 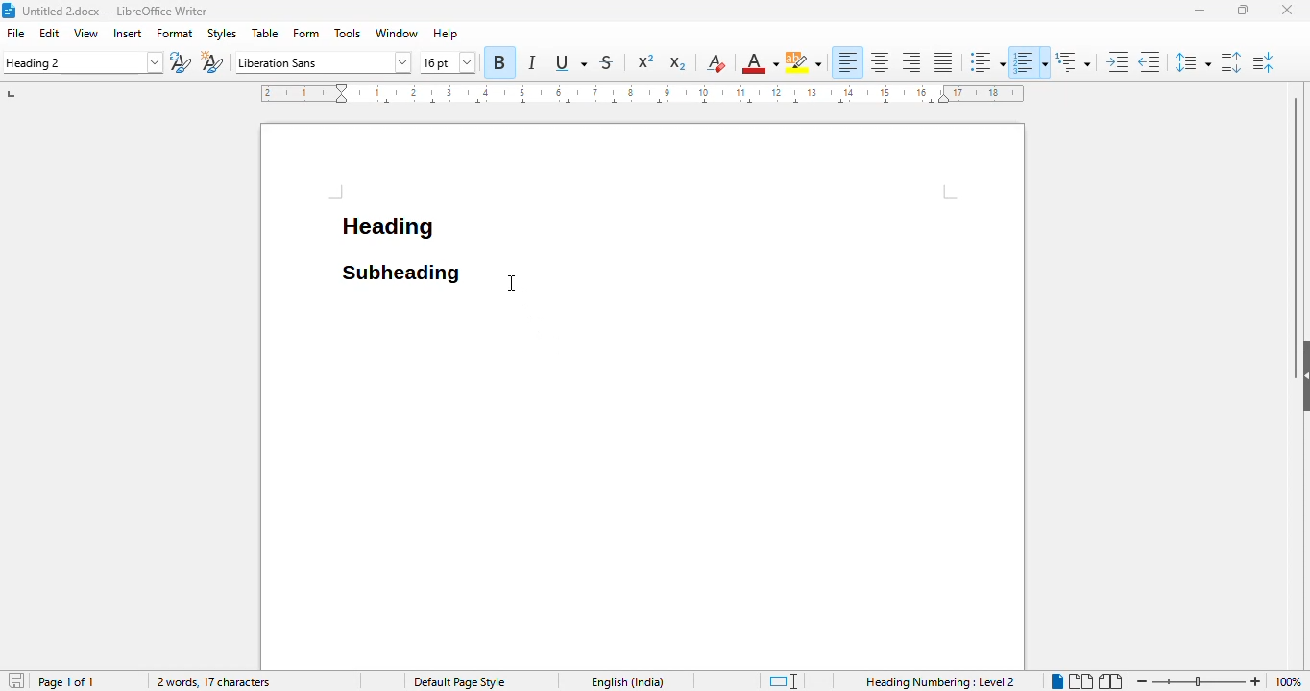 What do you see at coordinates (211, 62) in the screenshot?
I see `new style from selection` at bounding box center [211, 62].